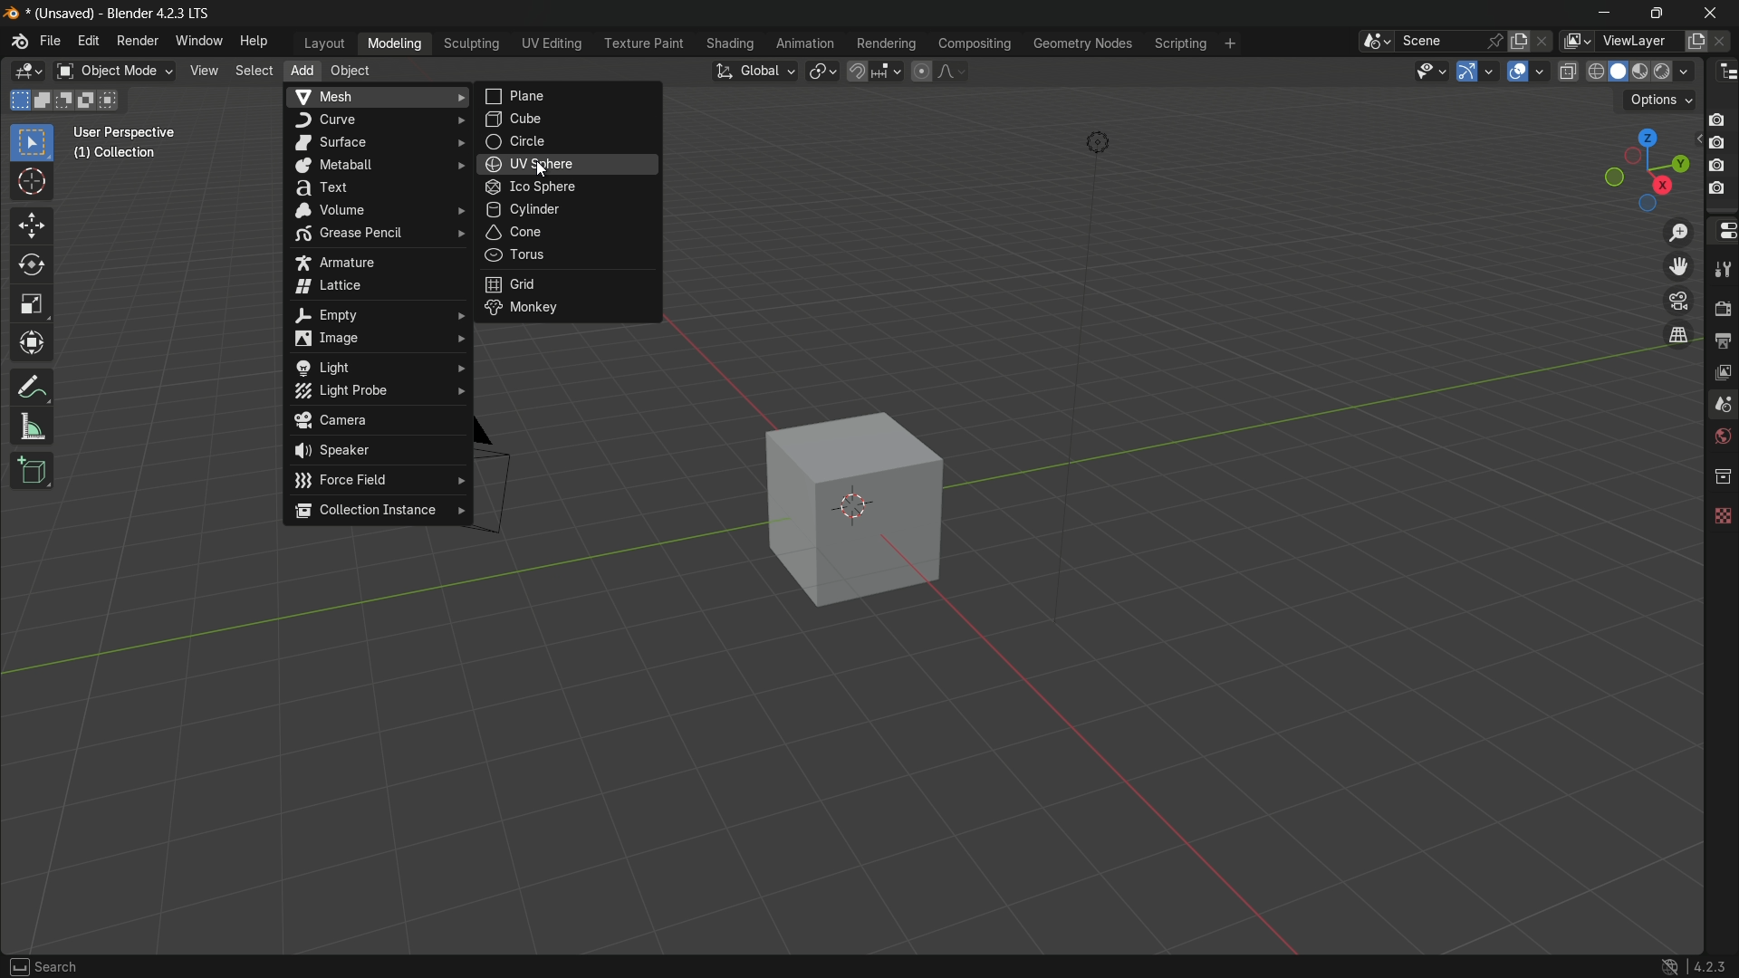 This screenshot has width=1739, height=978. What do you see at coordinates (572, 95) in the screenshot?
I see `plane` at bounding box center [572, 95].